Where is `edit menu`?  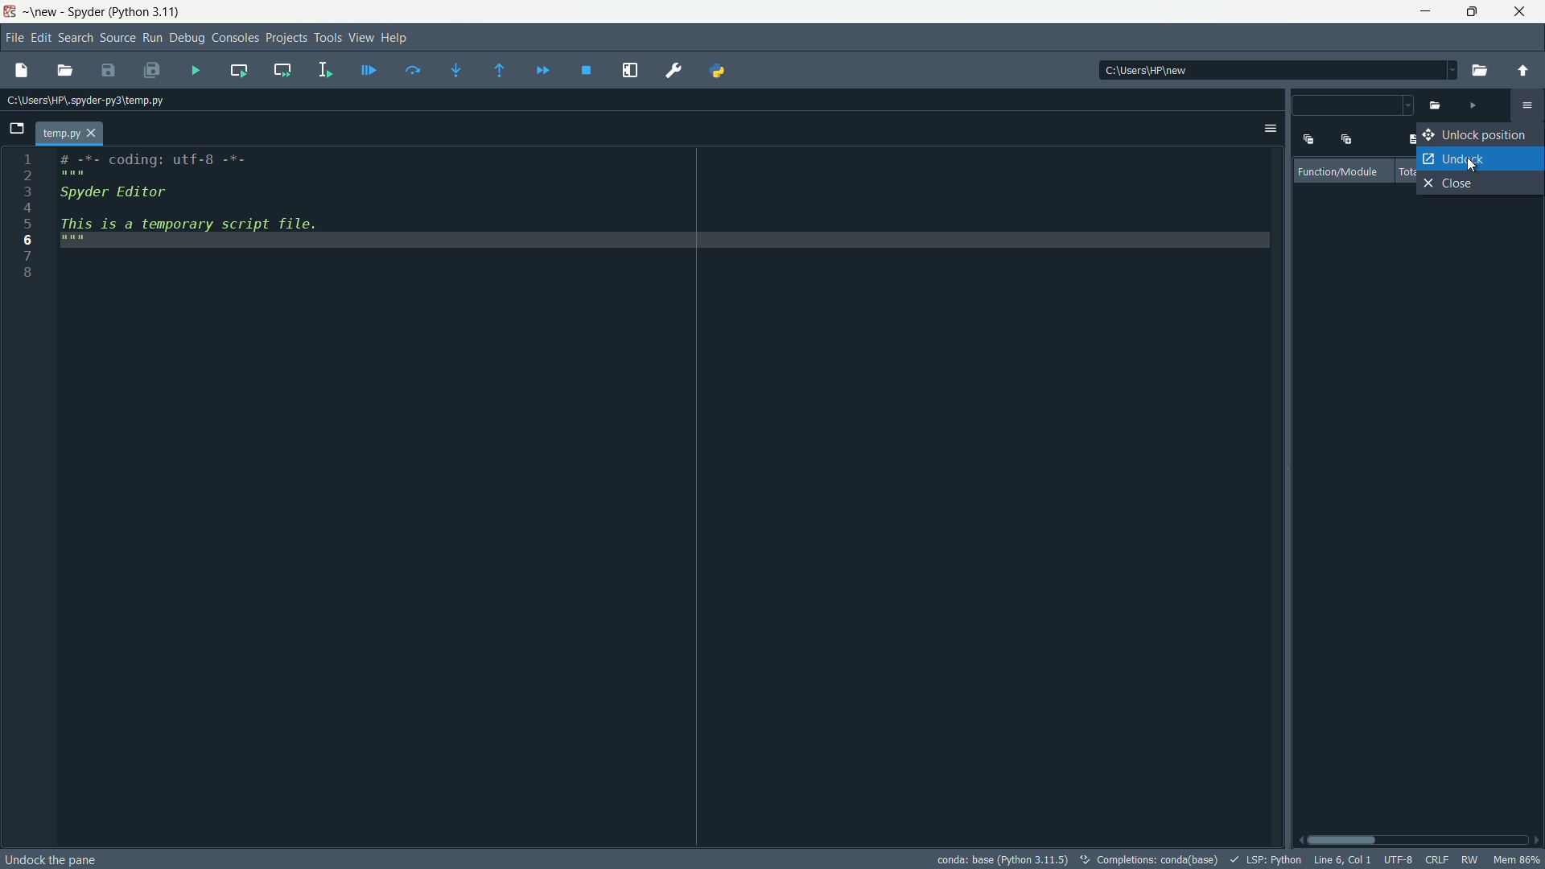
edit menu is located at coordinates (40, 38).